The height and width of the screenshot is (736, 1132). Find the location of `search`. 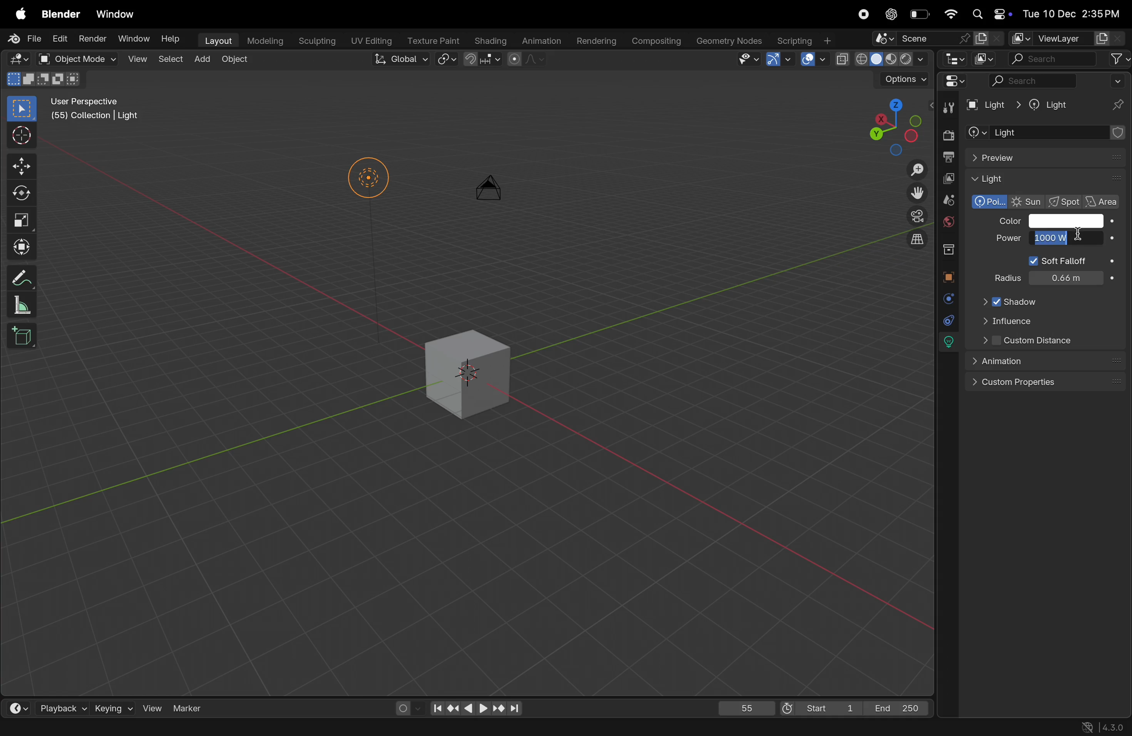

search is located at coordinates (1057, 81).